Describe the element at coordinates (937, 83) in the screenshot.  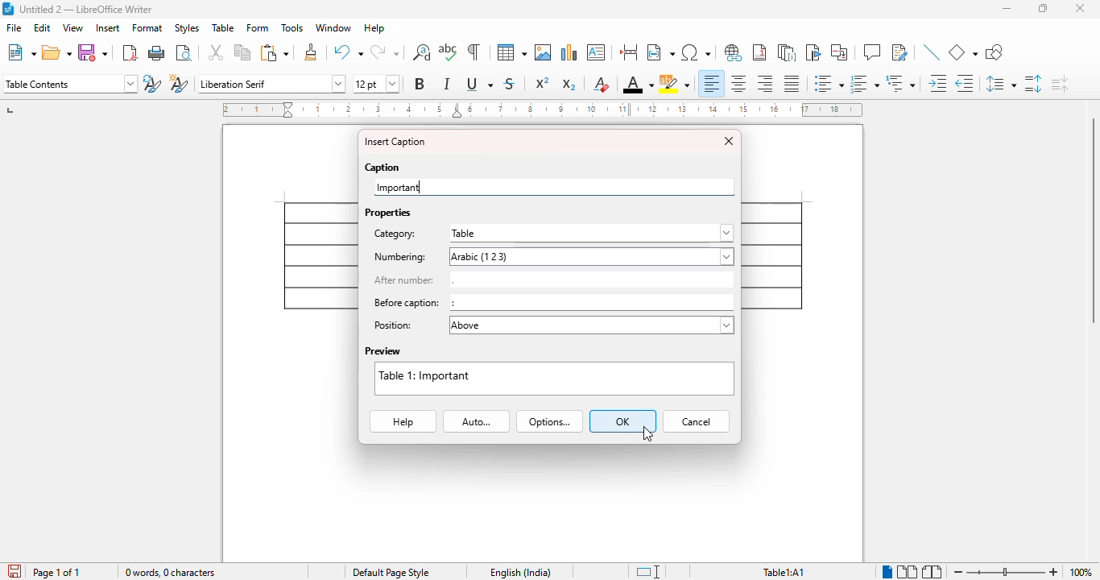
I see `increase indent` at that location.